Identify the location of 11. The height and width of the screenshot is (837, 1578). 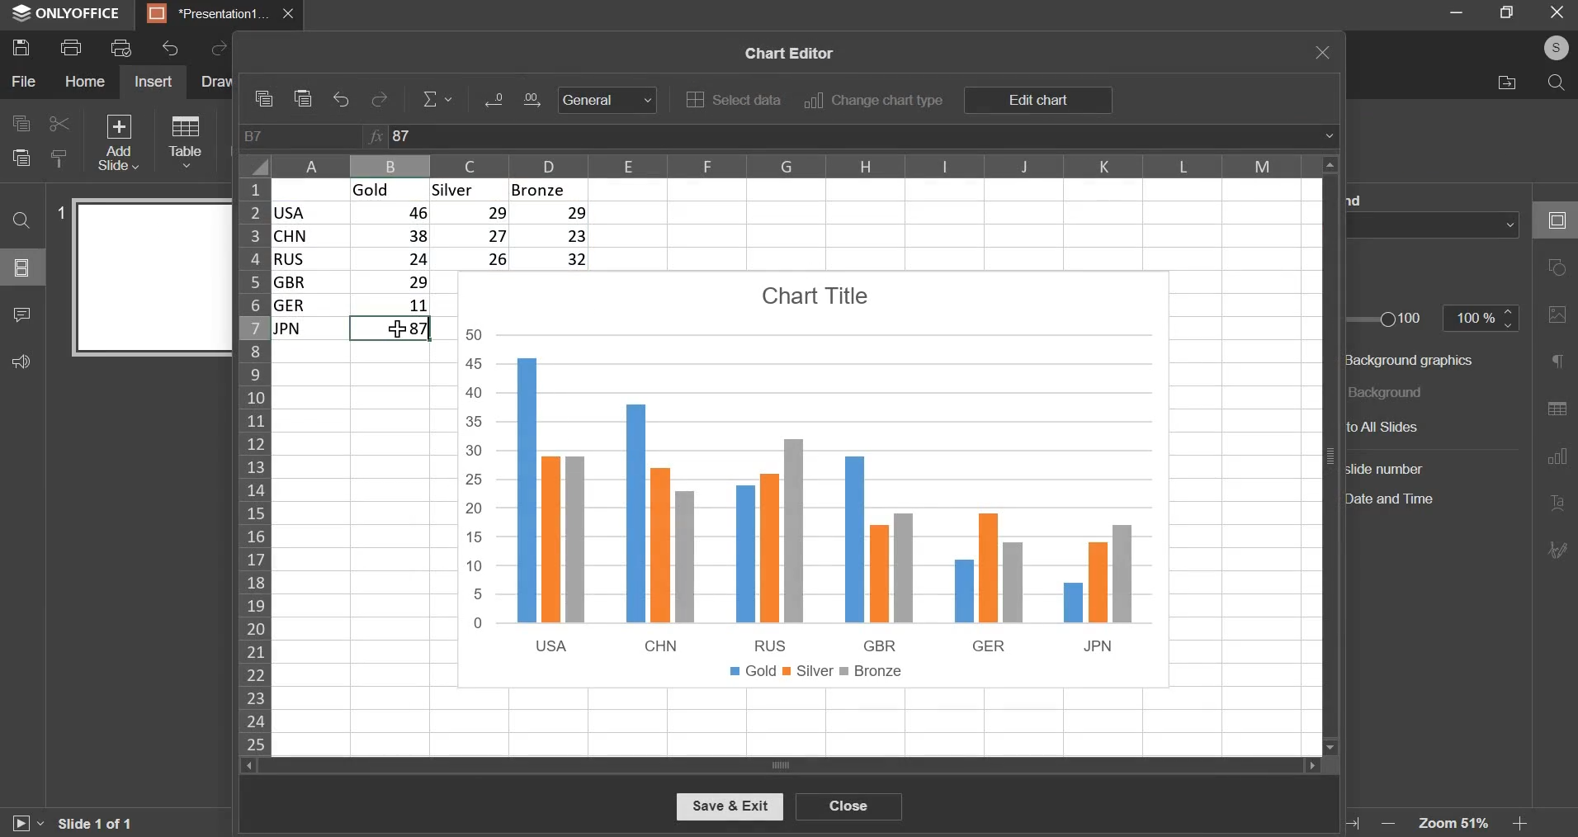
(393, 307).